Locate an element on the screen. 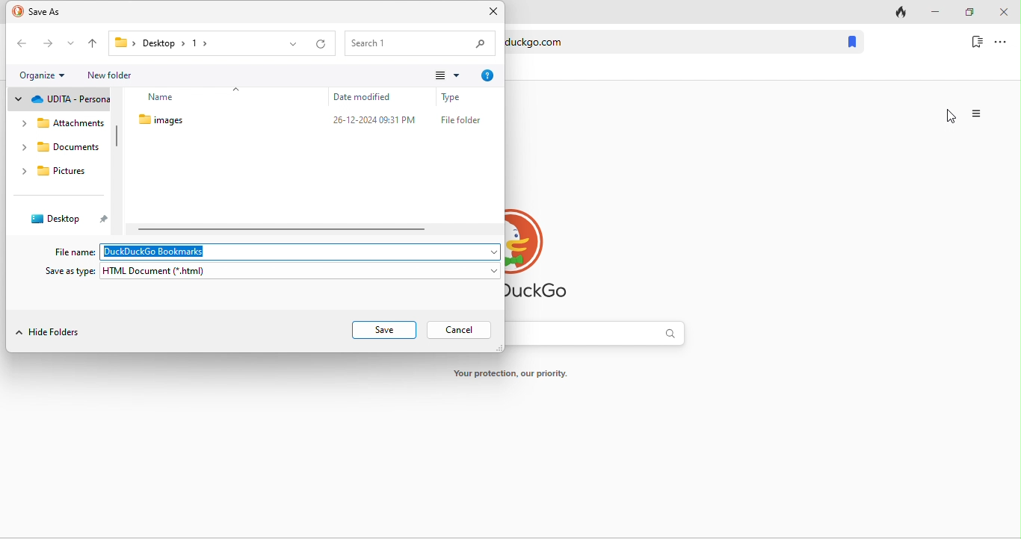  cursor is located at coordinates (951, 115).